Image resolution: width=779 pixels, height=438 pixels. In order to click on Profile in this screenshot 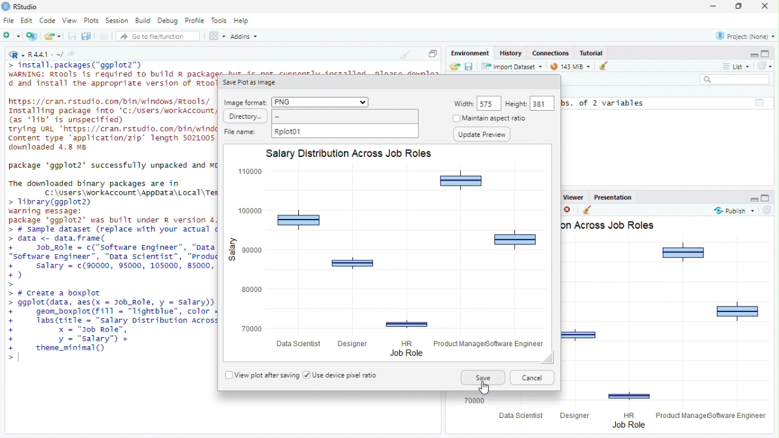, I will do `click(195, 21)`.